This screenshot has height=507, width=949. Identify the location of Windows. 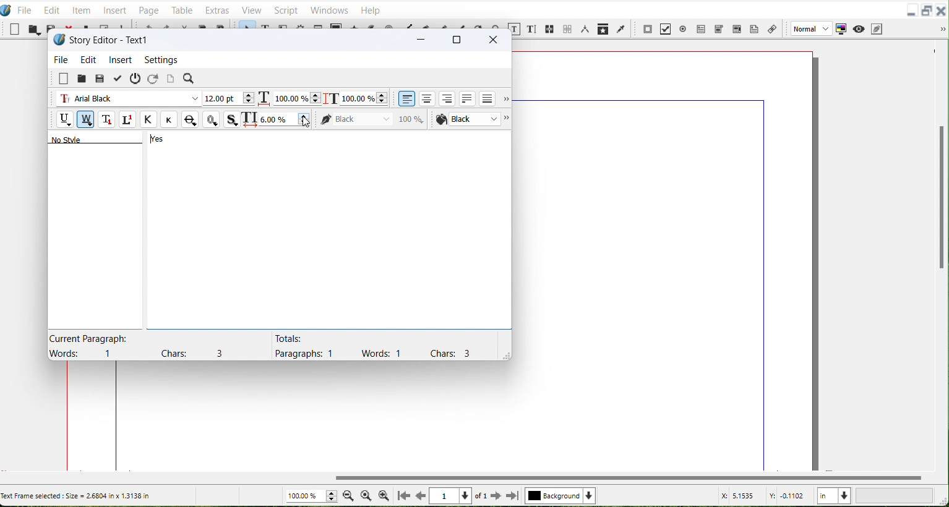
(328, 9).